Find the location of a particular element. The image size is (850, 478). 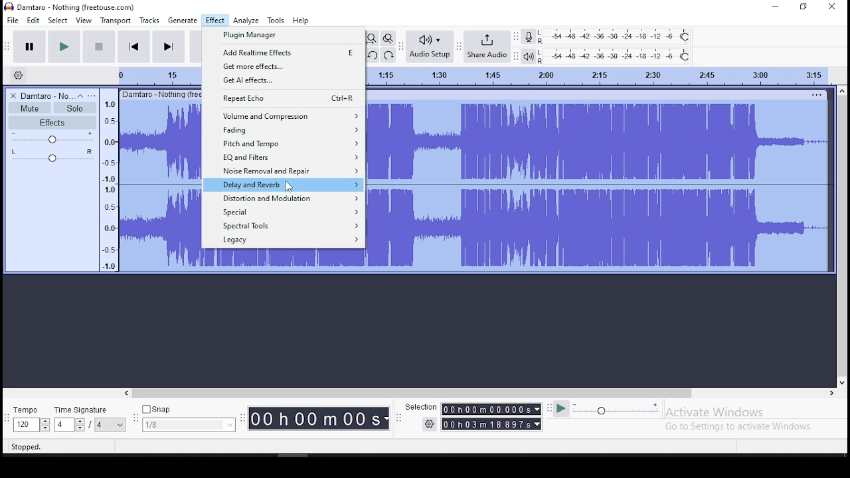

skip to start is located at coordinates (134, 46).